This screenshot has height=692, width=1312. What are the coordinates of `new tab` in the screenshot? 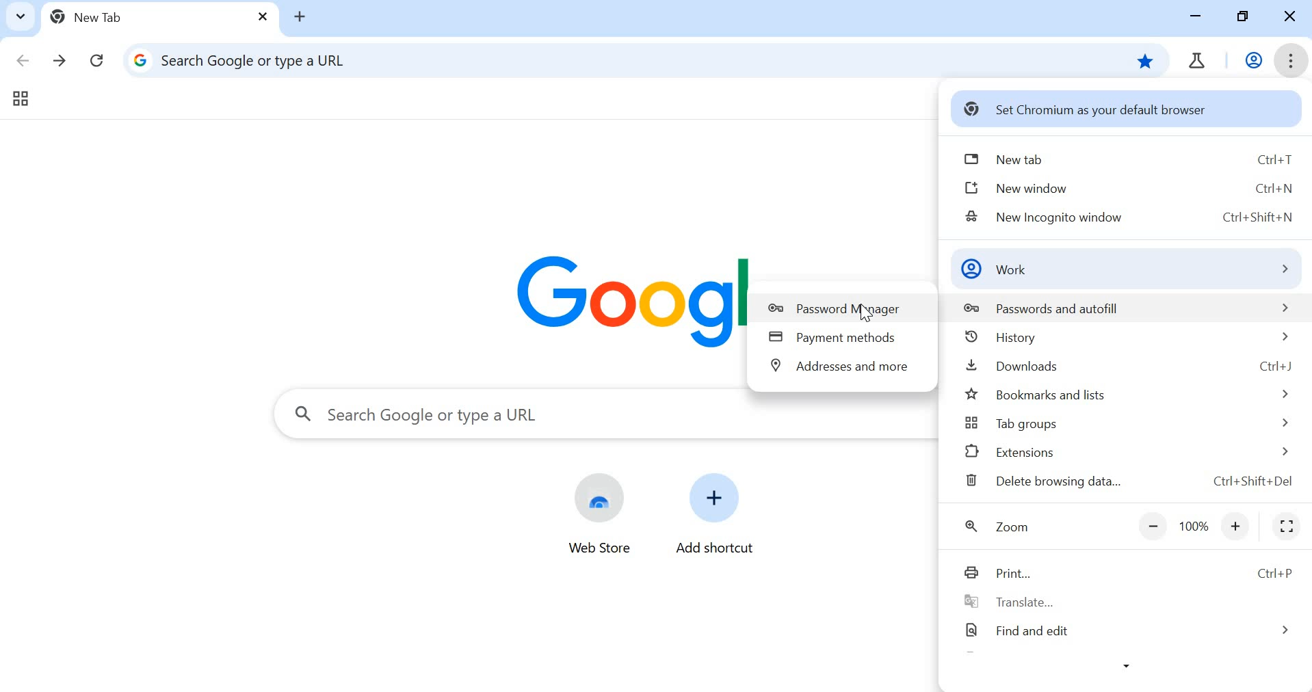 It's located at (156, 15).